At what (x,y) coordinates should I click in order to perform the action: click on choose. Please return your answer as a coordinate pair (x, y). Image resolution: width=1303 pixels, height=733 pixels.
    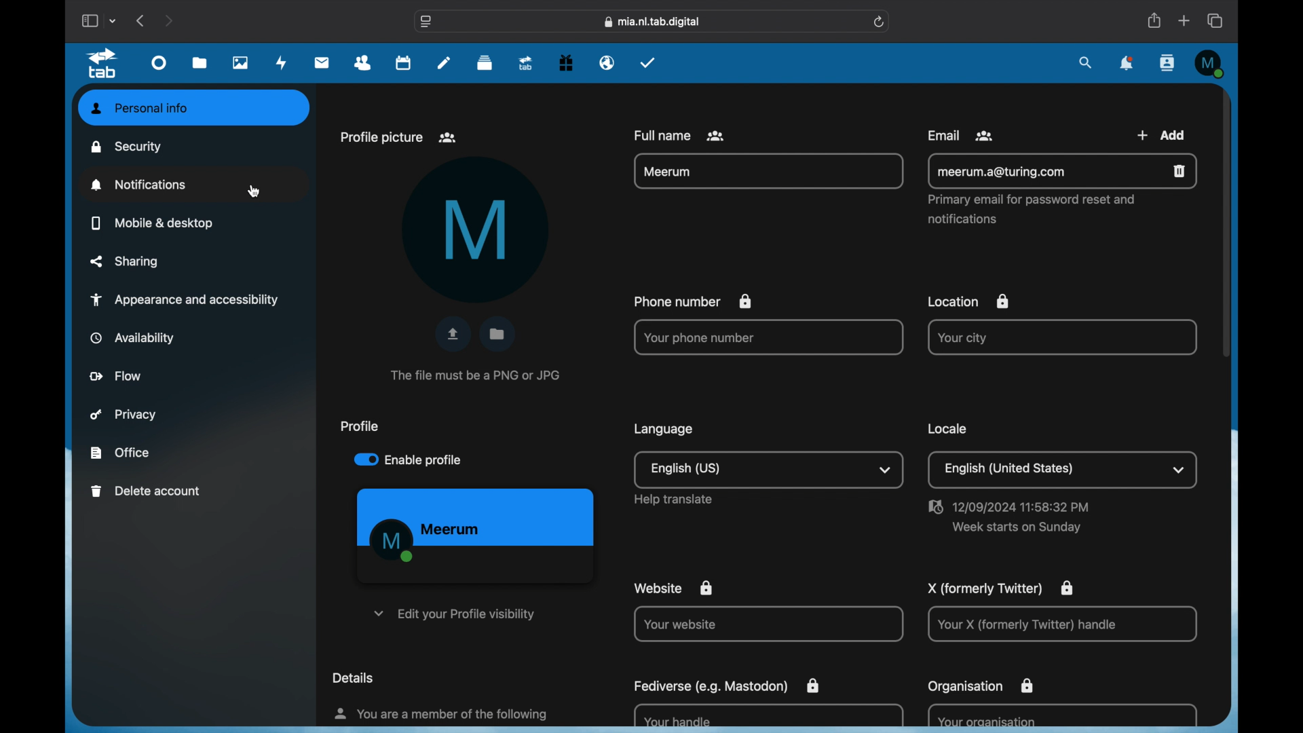
    Looking at the image, I should click on (501, 334).